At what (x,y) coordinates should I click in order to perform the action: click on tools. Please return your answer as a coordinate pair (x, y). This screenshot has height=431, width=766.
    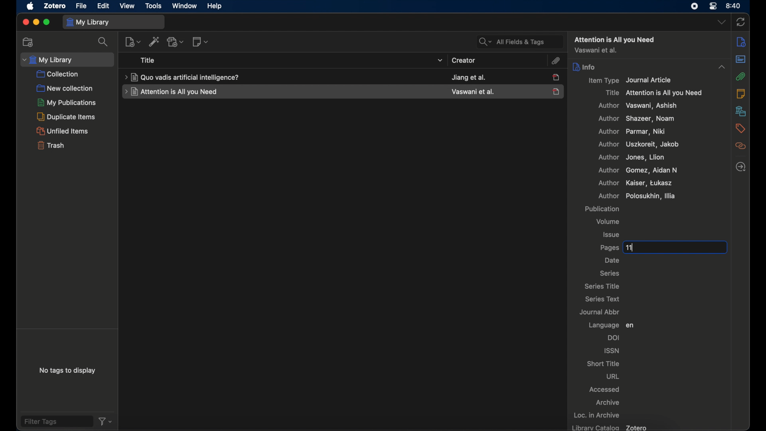
    Looking at the image, I should click on (154, 6).